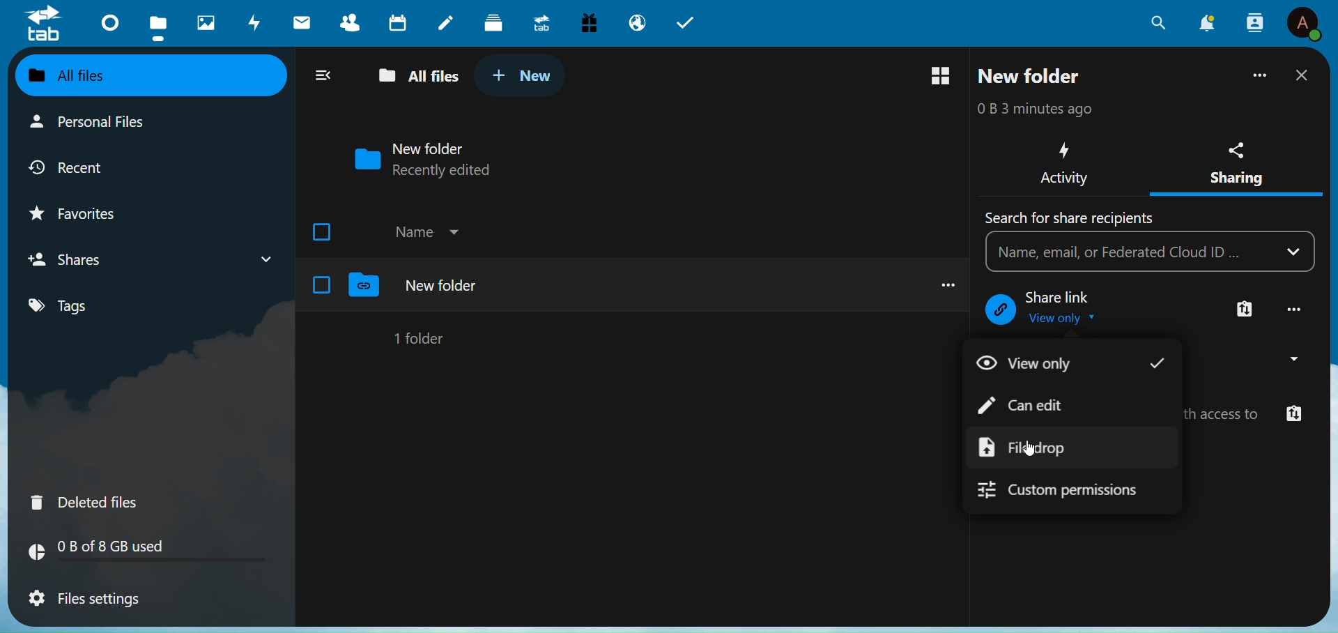 This screenshot has width=1338, height=633. What do you see at coordinates (150, 554) in the screenshot?
I see `GB Used` at bounding box center [150, 554].